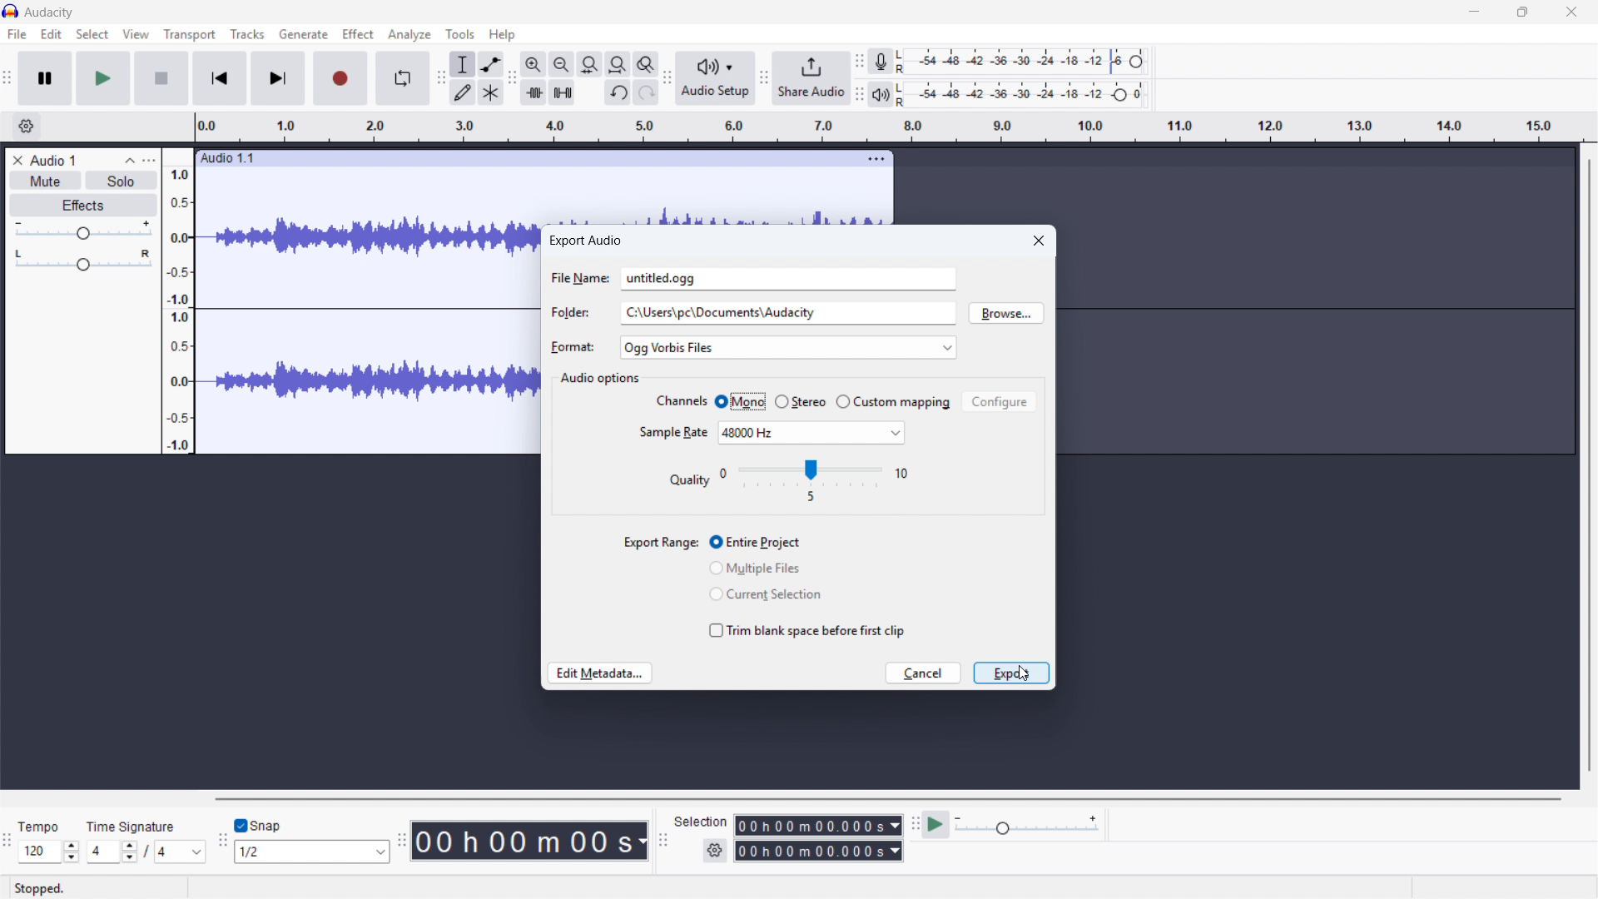 This screenshot has width=1598, height=899. I want to click on Tracks , so click(249, 33).